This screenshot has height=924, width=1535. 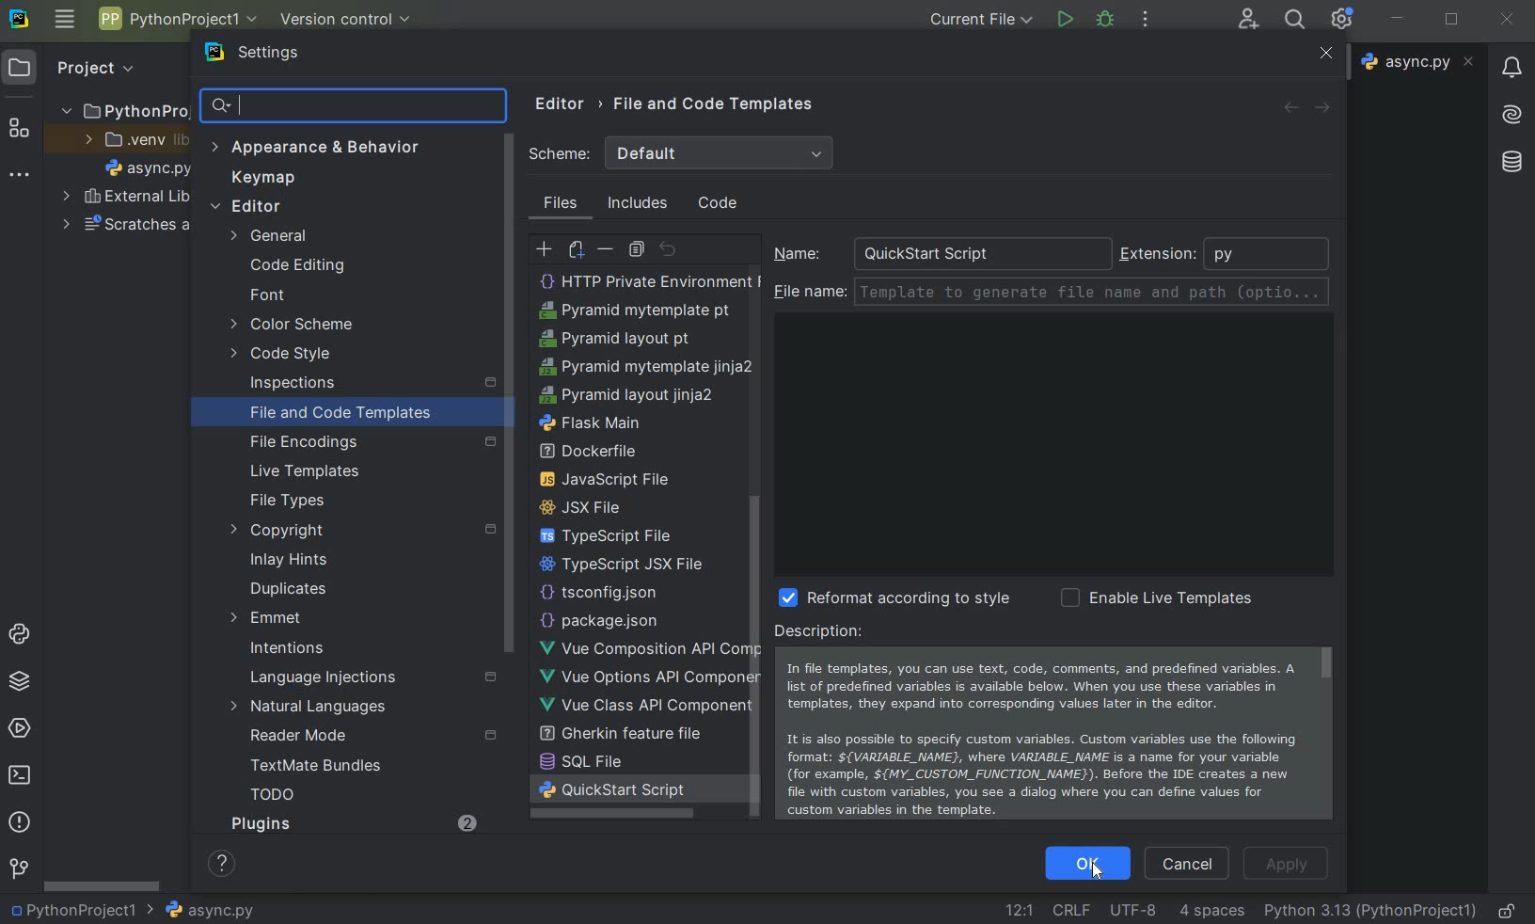 I want to click on notifications, so click(x=1510, y=68).